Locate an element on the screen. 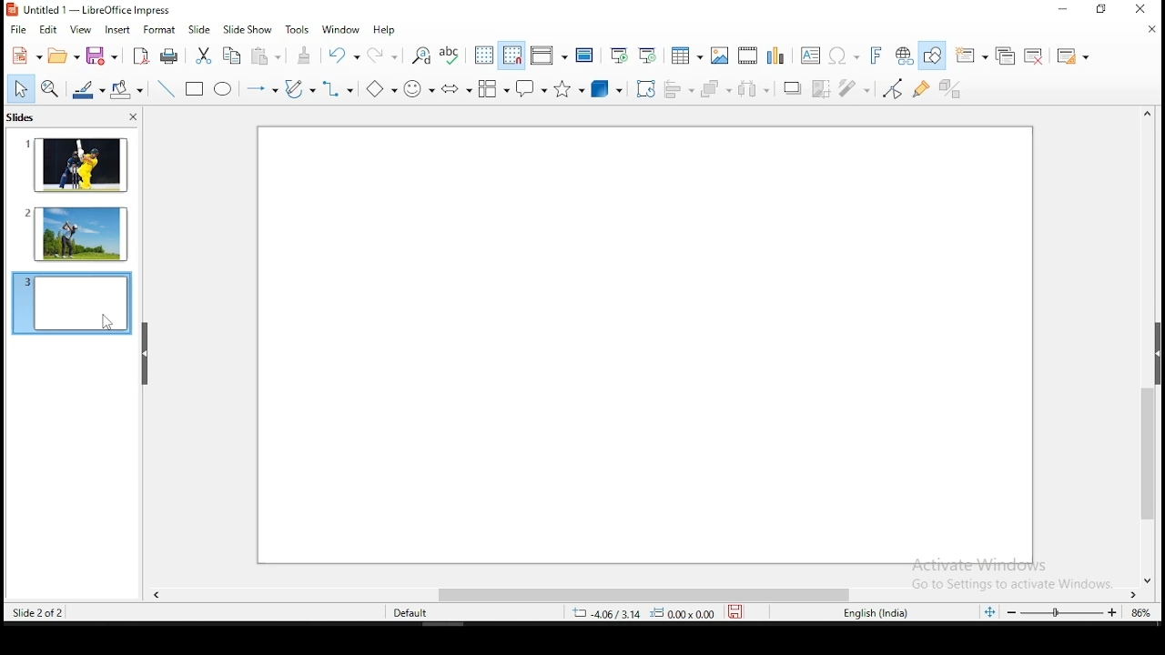 This screenshot has width=1165, height=655. mouse pointer is located at coordinates (106, 322).